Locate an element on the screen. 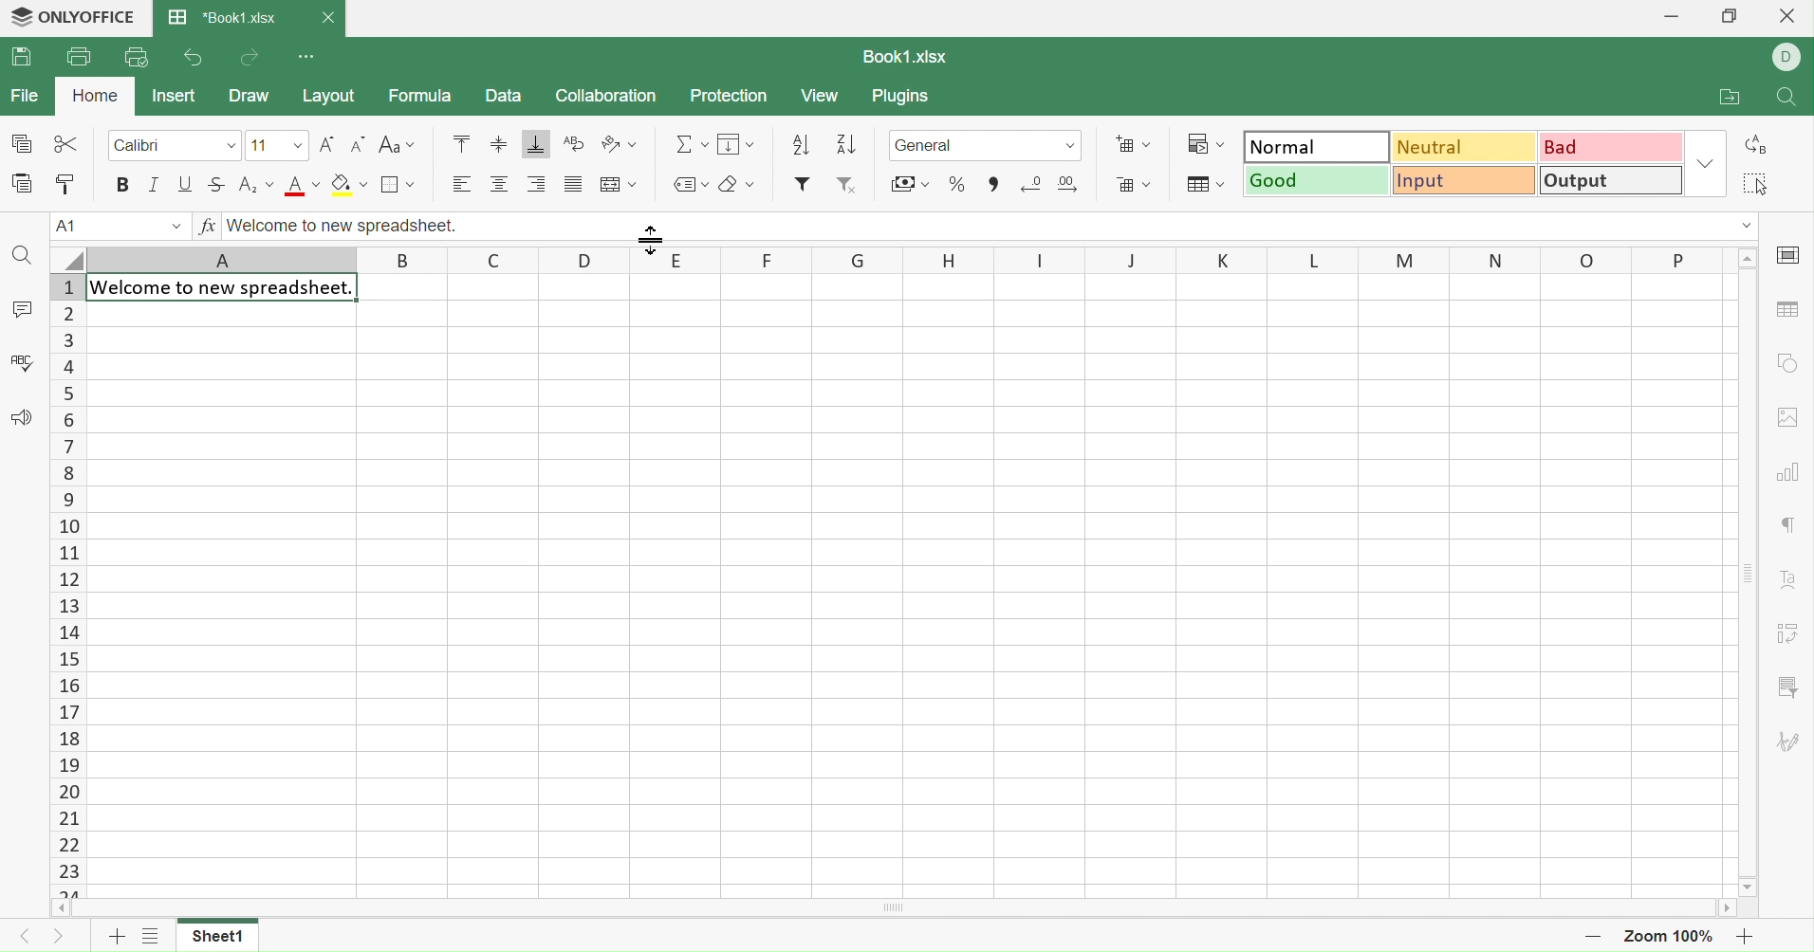 The image size is (1814, 952). Welcome to new spreadsheet. is located at coordinates (346, 226).